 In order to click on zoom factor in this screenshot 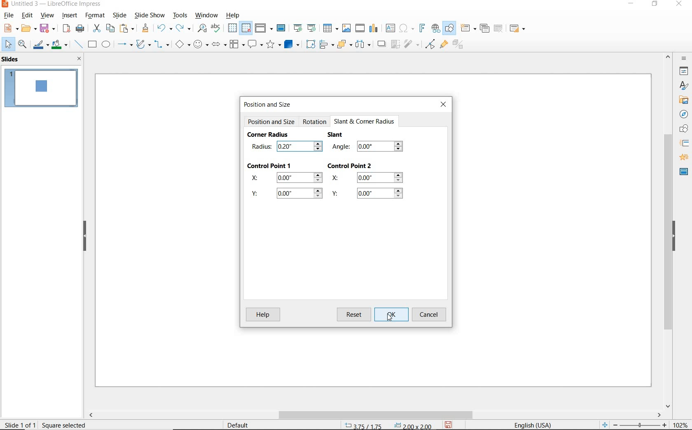, I will do `click(680, 423)`.